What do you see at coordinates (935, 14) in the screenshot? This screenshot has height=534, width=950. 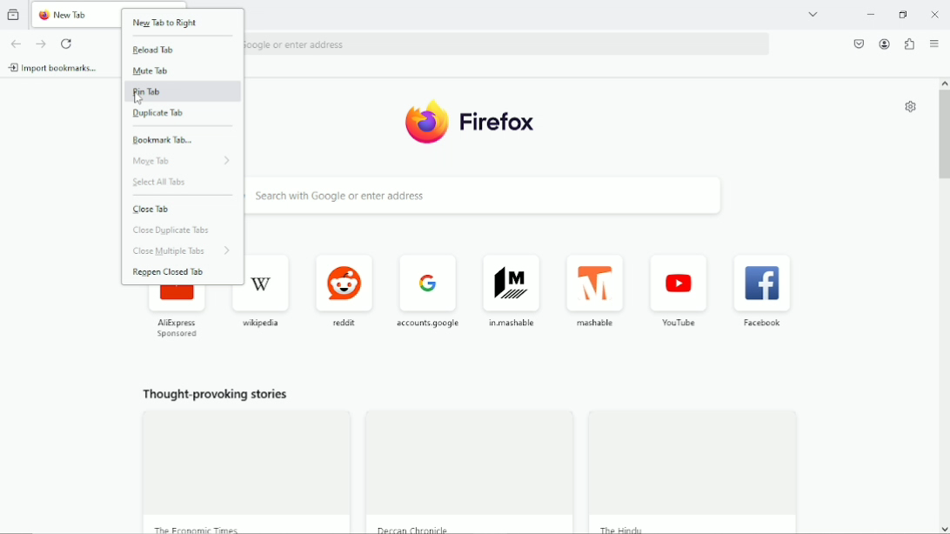 I see `Close` at bounding box center [935, 14].